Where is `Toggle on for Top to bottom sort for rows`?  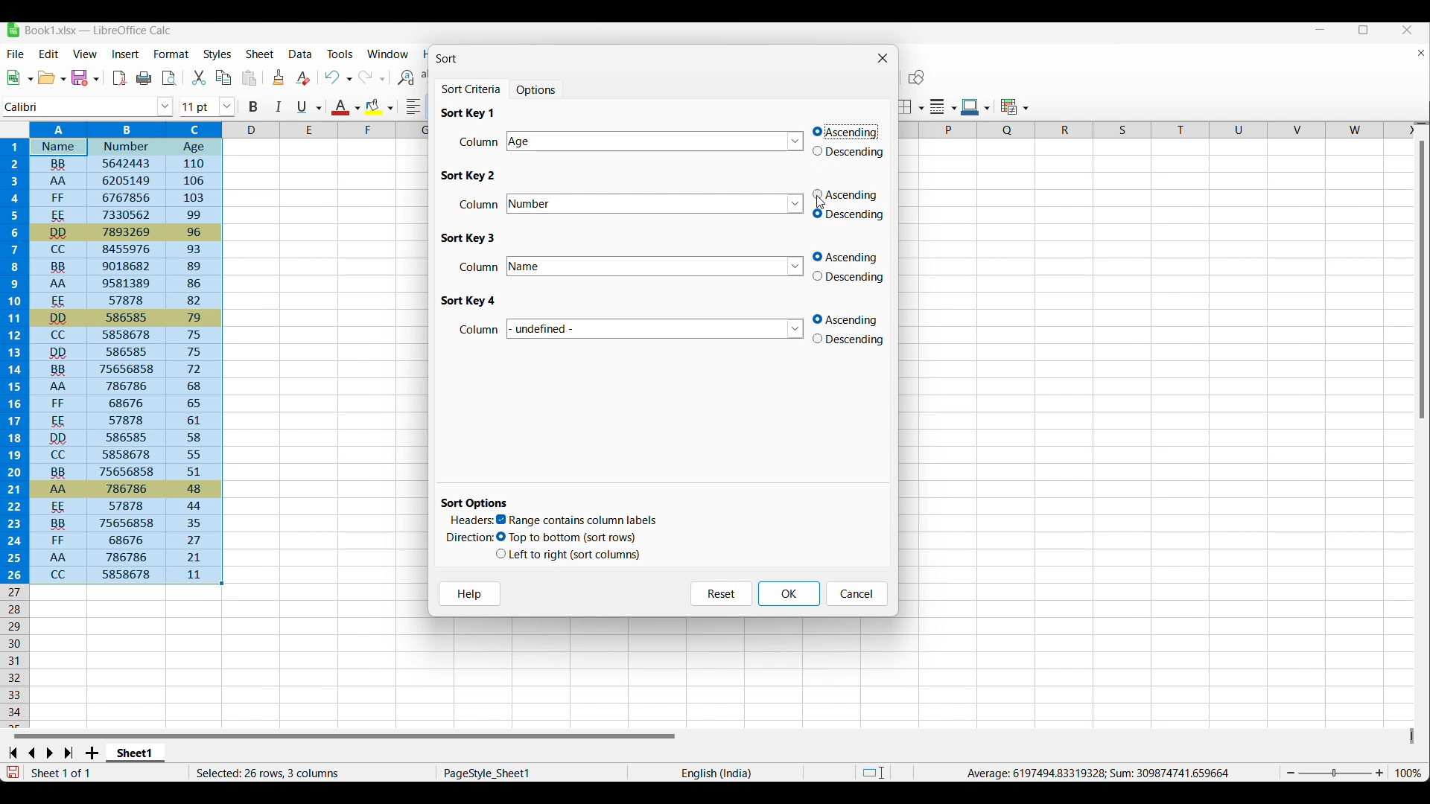
Toggle on for Top to bottom sort for rows is located at coordinates (568, 537).